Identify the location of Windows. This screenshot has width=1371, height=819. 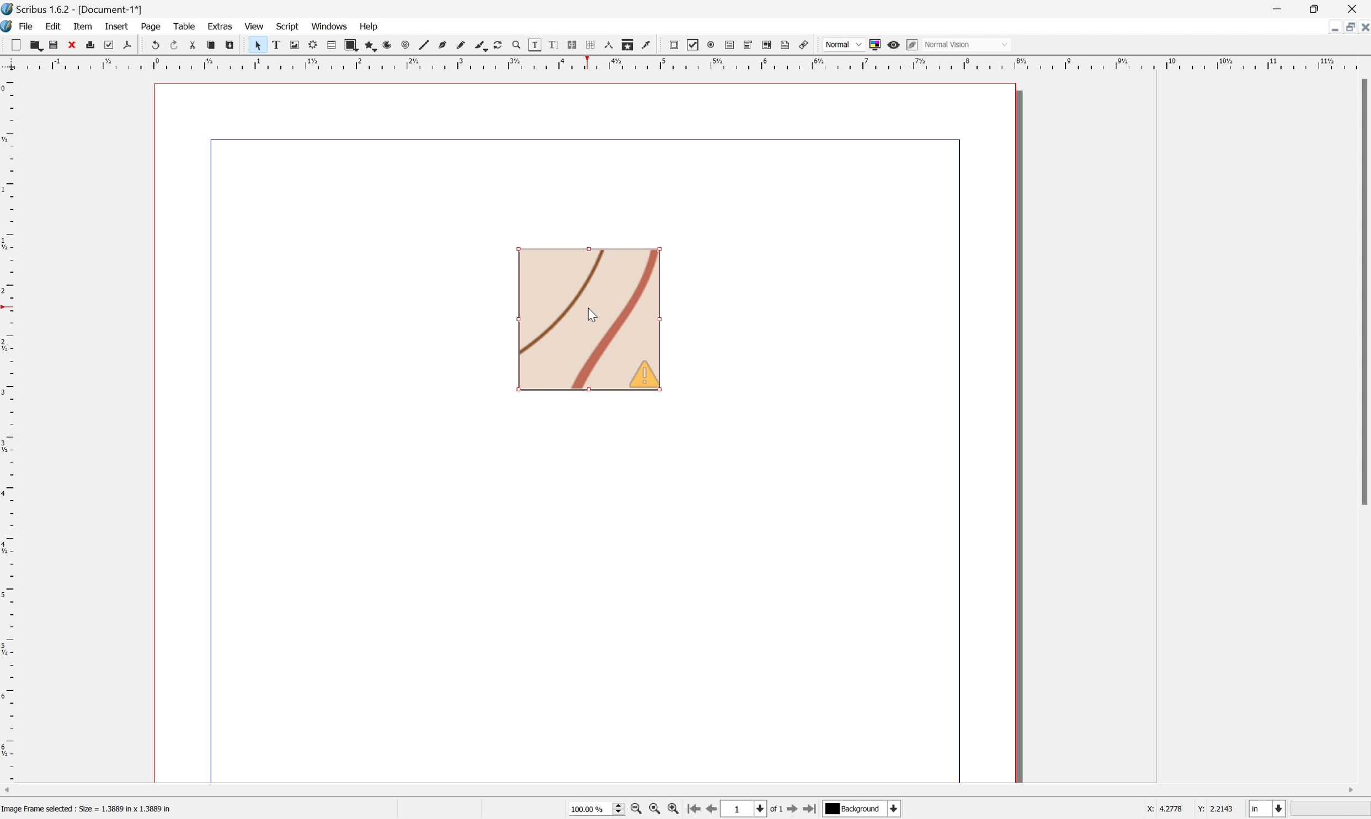
(328, 24).